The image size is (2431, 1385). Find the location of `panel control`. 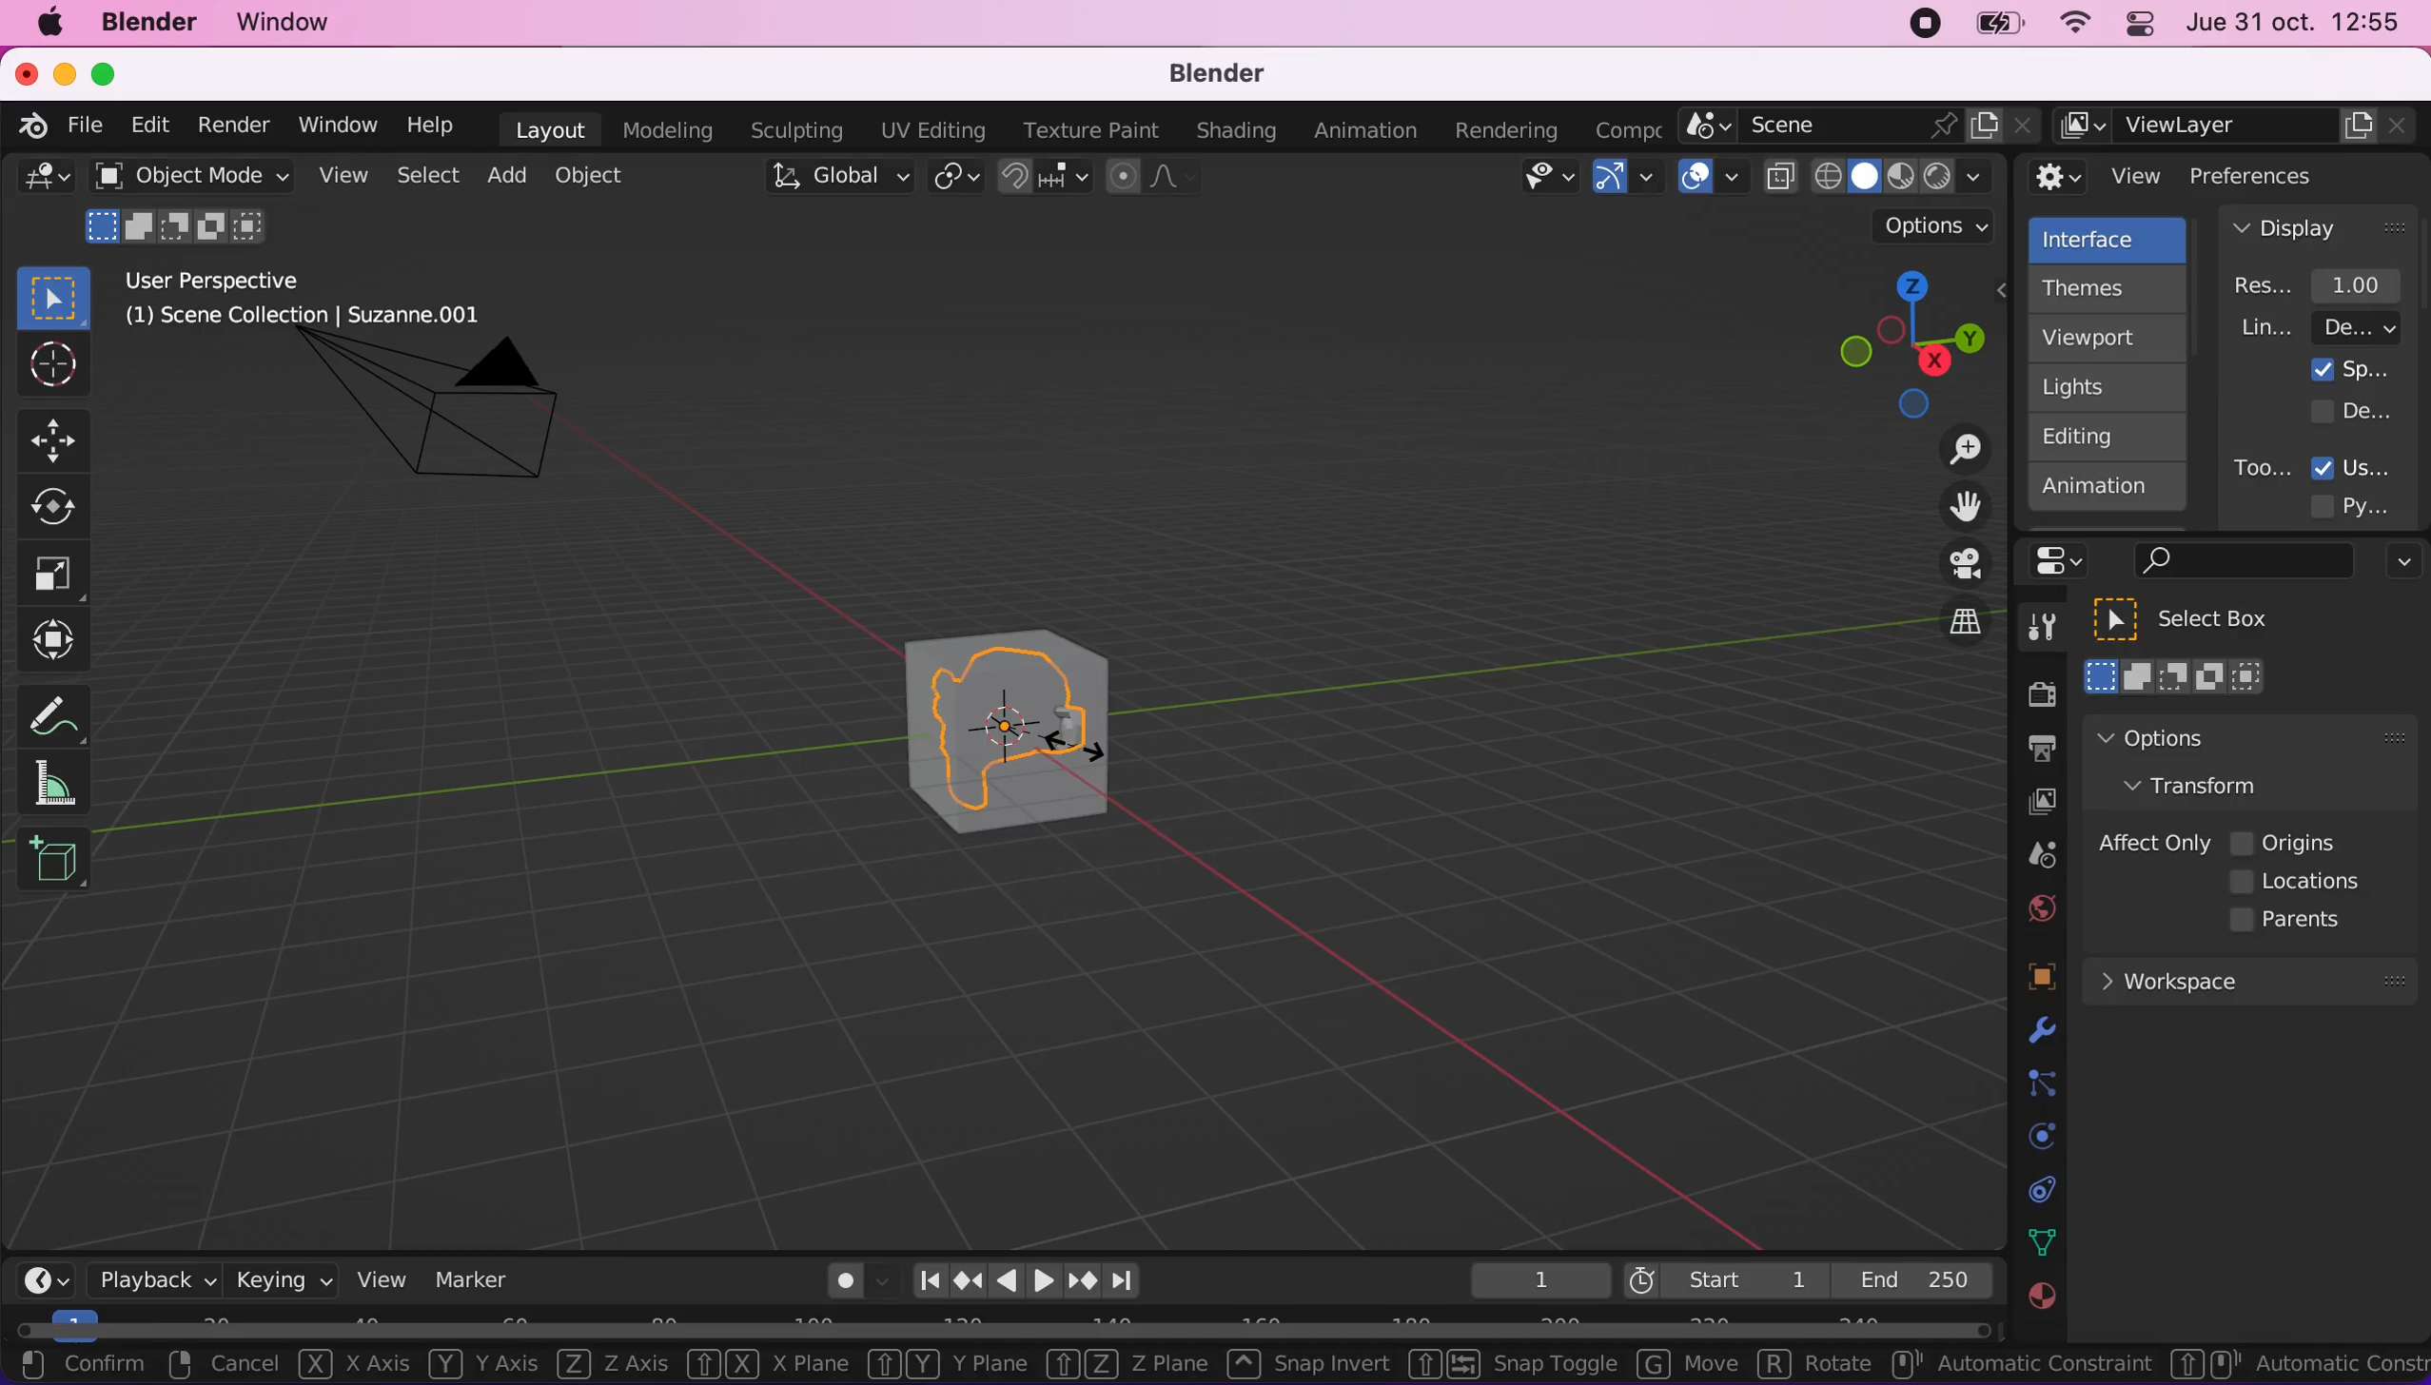

panel control is located at coordinates (2135, 27).